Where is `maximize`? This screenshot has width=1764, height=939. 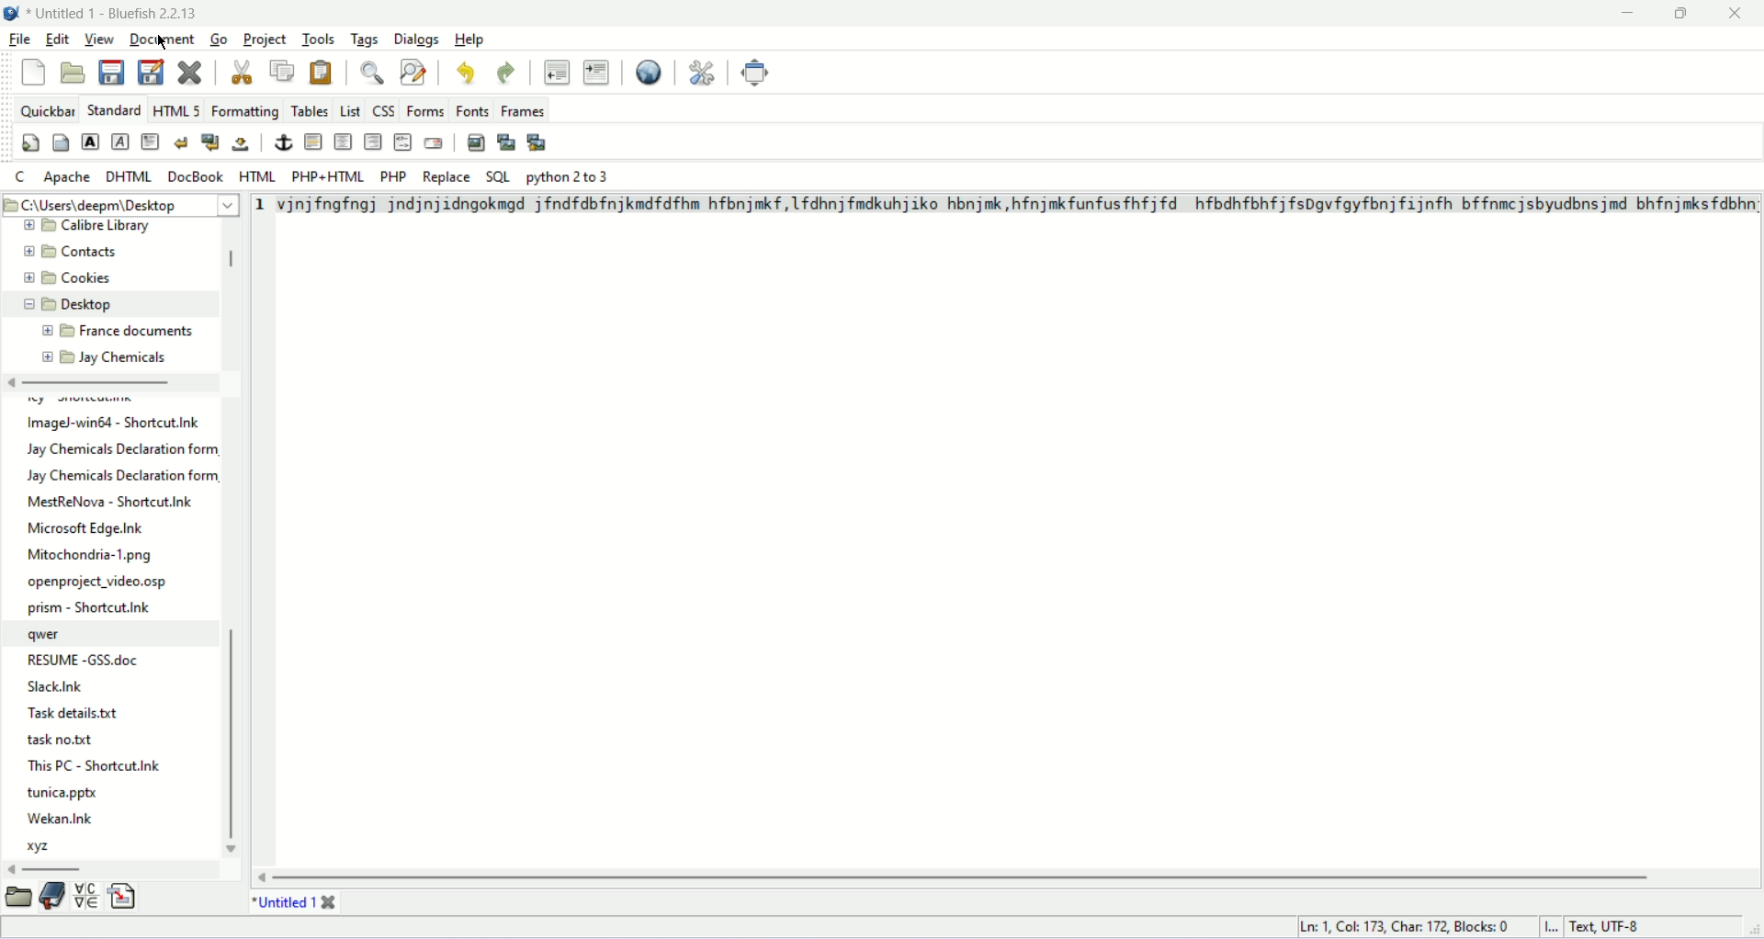
maximize is located at coordinates (1685, 12).